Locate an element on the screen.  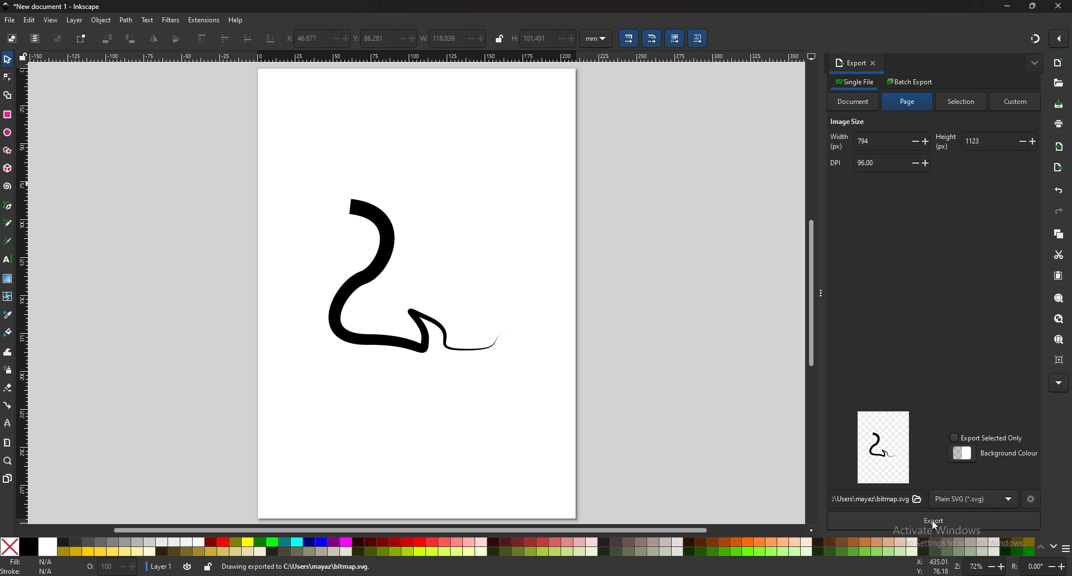
connector is located at coordinates (7, 405).